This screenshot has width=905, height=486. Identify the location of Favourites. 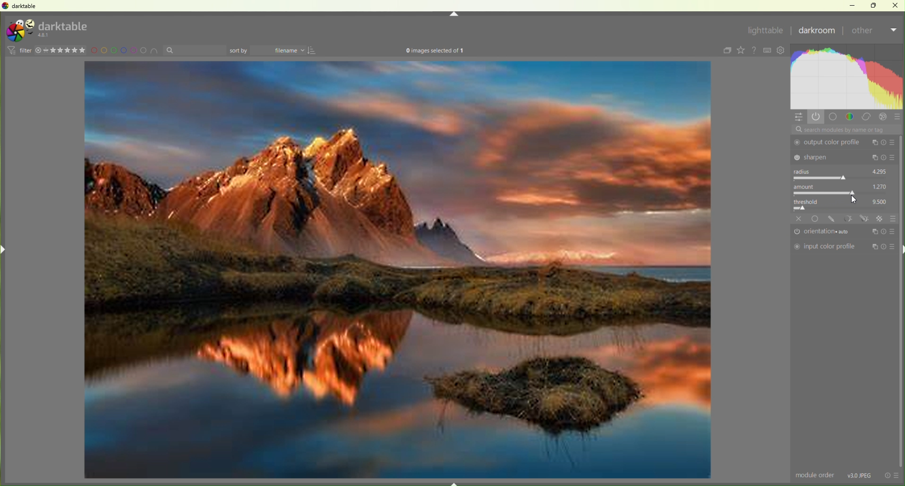
(741, 50).